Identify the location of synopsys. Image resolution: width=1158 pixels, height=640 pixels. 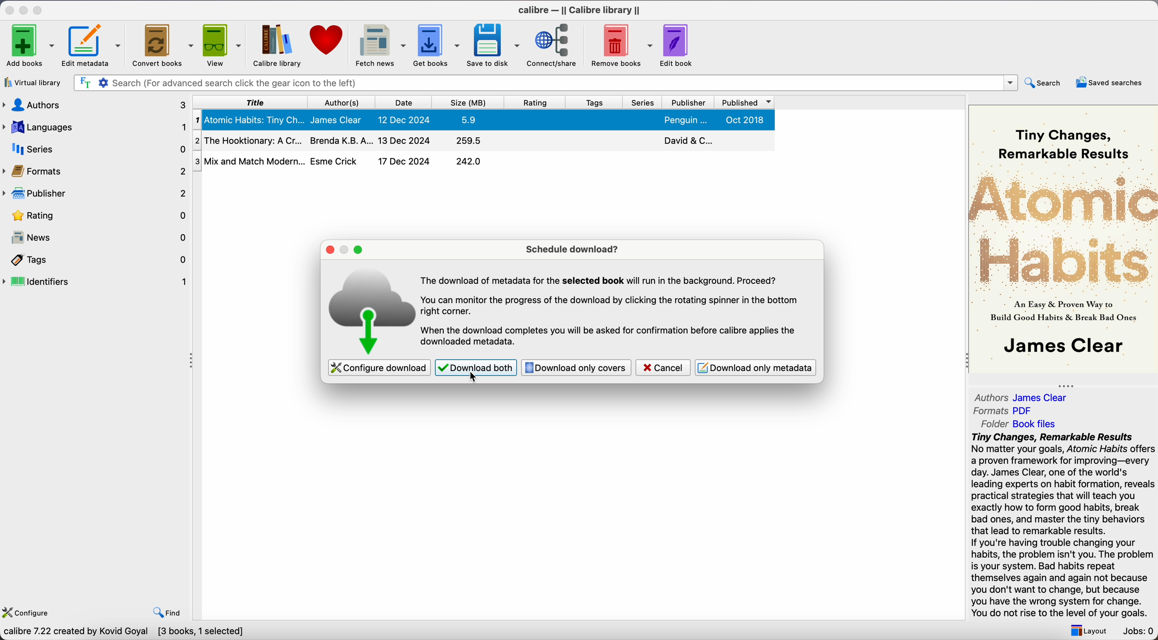
(1063, 524).